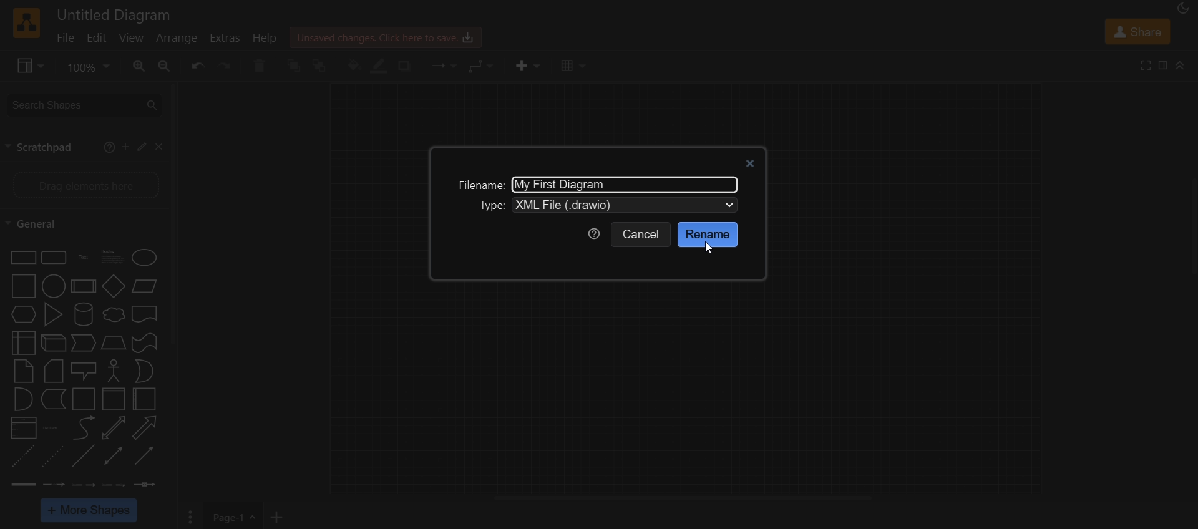  What do you see at coordinates (296, 64) in the screenshot?
I see `to front` at bounding box center [296, 64].